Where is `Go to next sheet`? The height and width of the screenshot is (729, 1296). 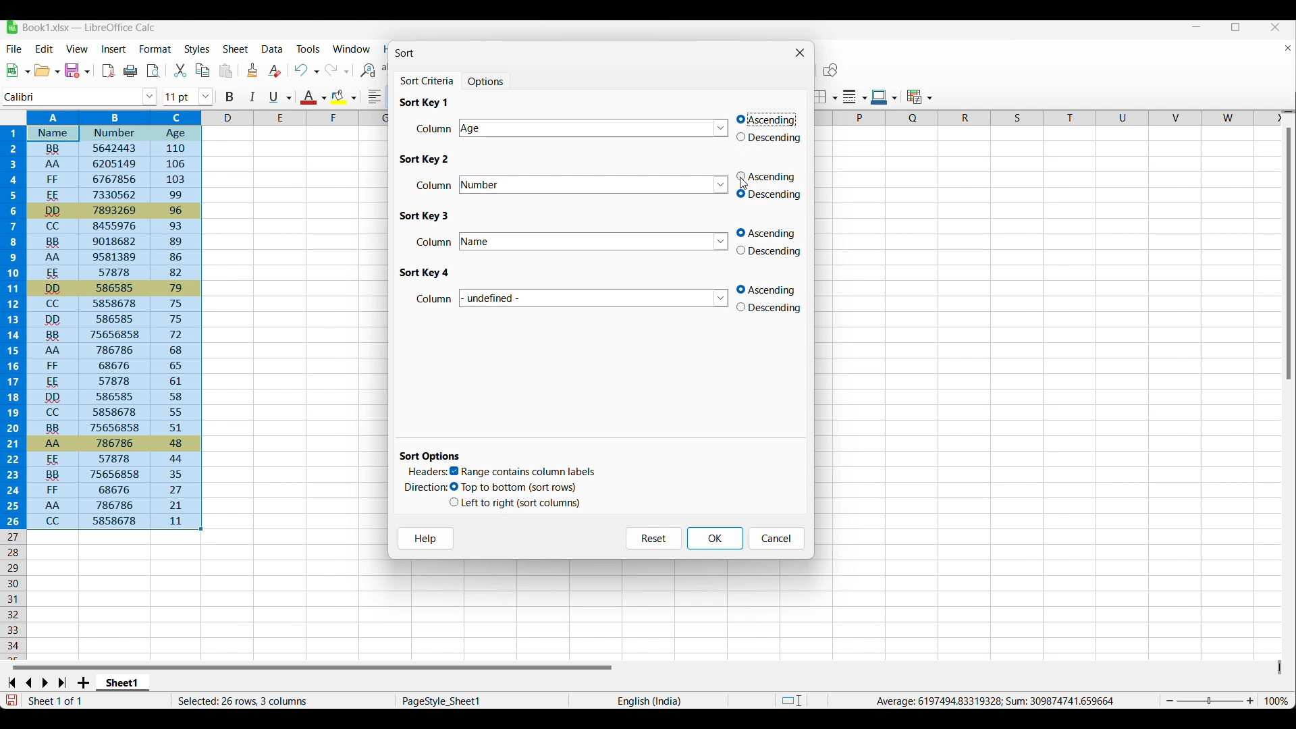 Go to next sheet is located at coordinates (45, 683).